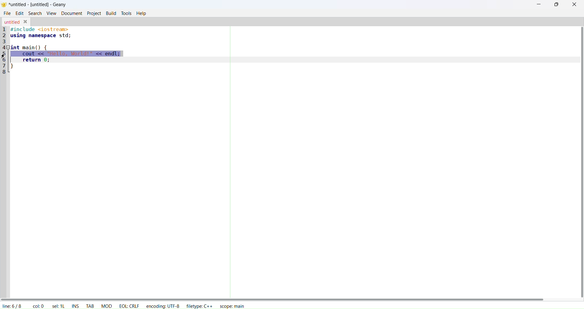 This screenshot has height=309, width=584. What do you see at coordinates (557, 4) in the screenshot?
I see `maxisimize` at bounding box center [557, 4].